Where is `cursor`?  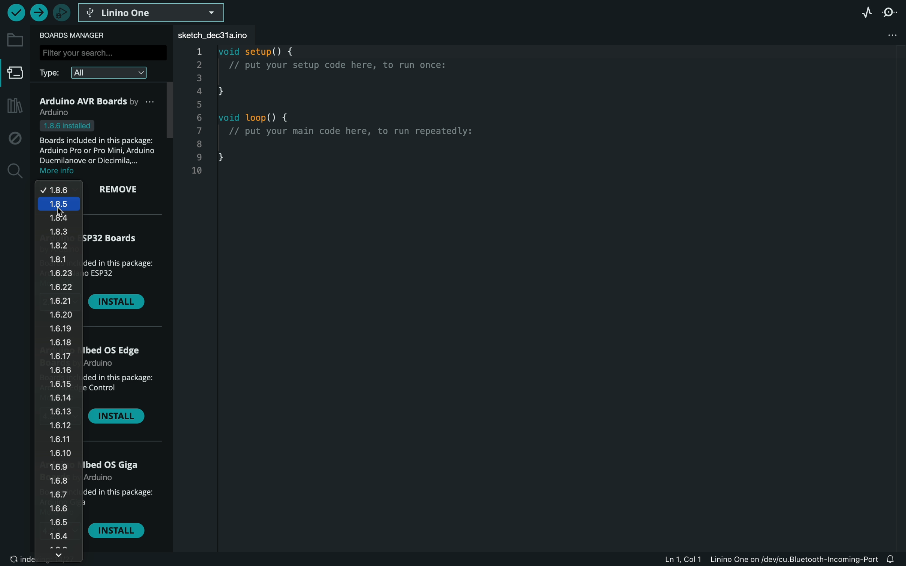
cursor is located at coordinates (60, 211).